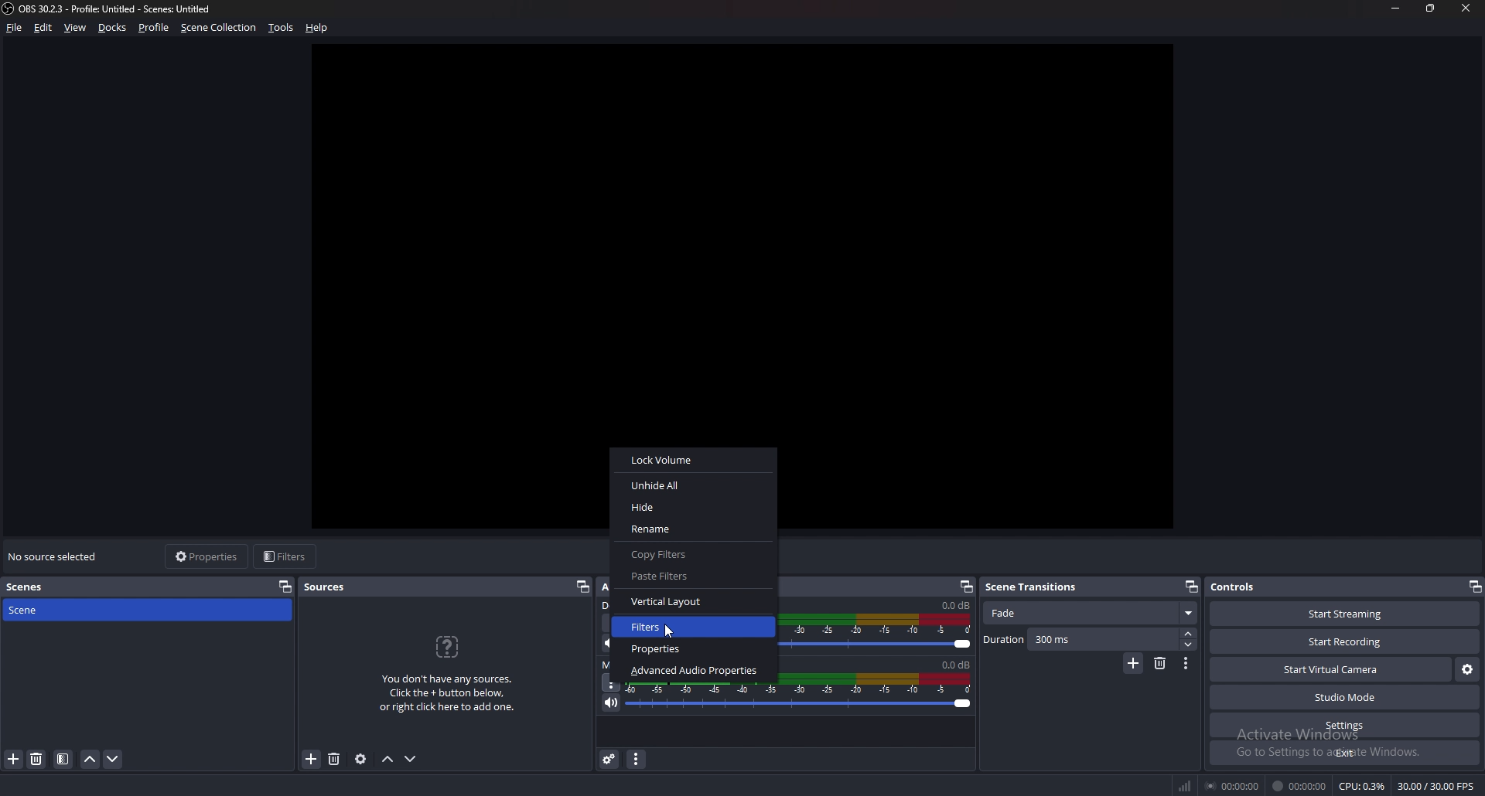 This screenshot has height=796, width=1485. What do you see at coordinates (656, 509) in the screenshot?
I see `Hide` at bounding box center [656, 509].